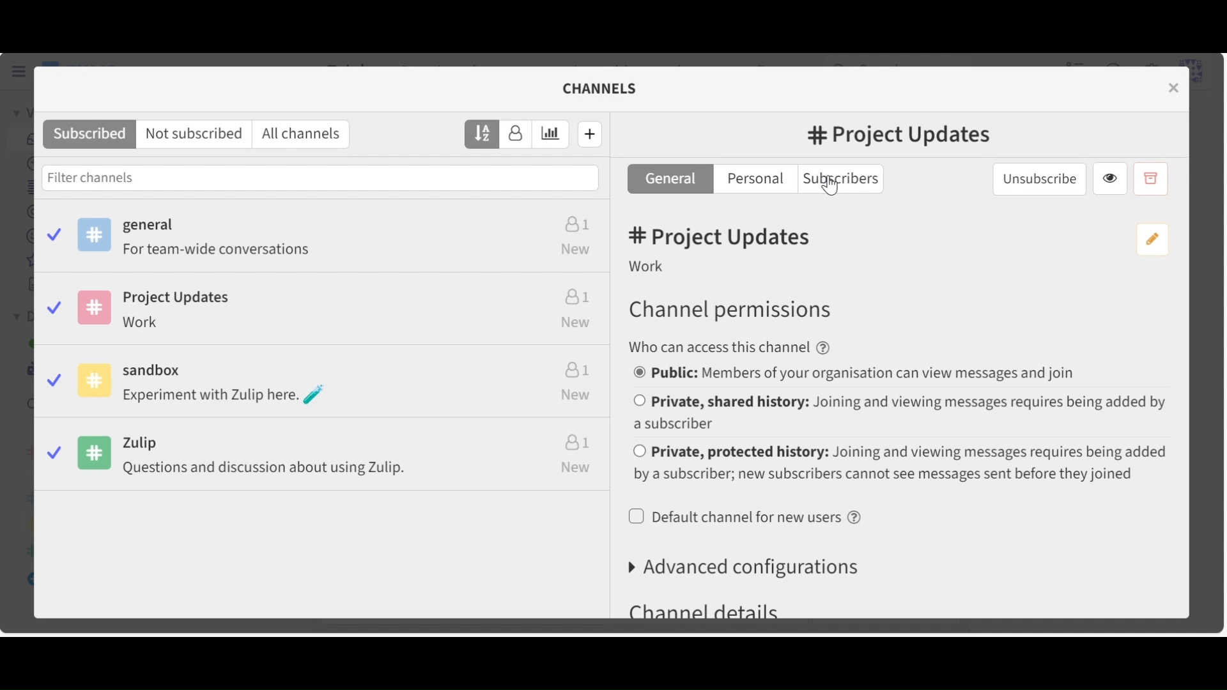 This screenshot has width=1227, height=690. What do you see at coordinates (1038, 180) in the screenshot?
I see `Unsubscribe` at bounding box center [1038, 180].